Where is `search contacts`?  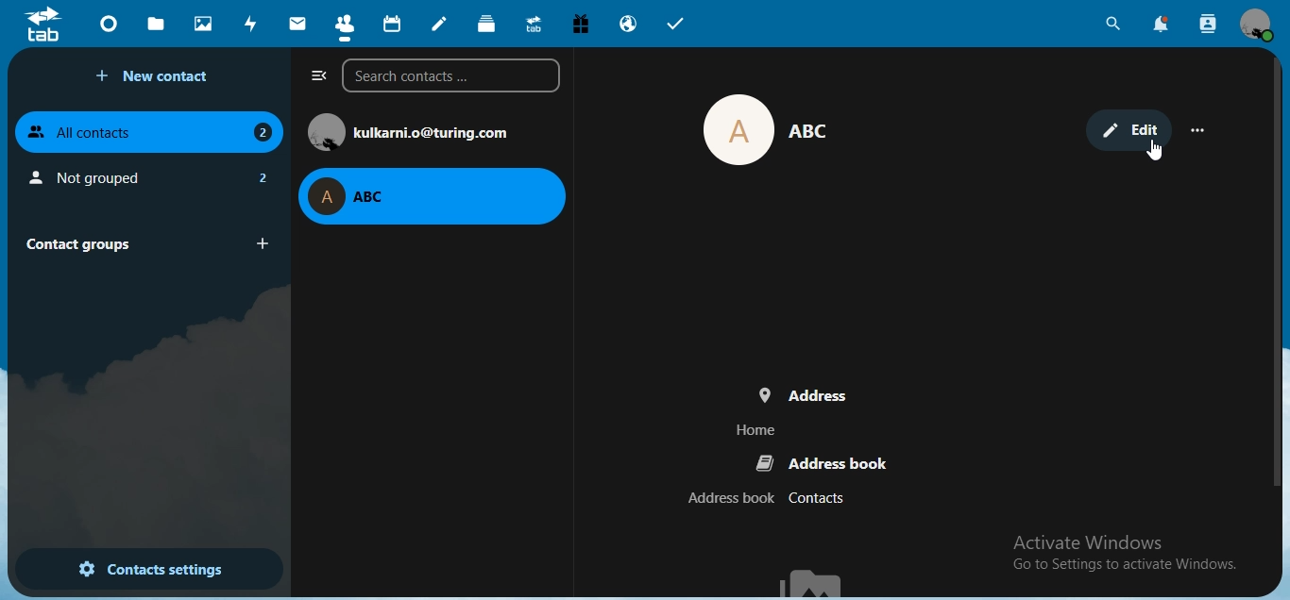
search contacts is located at coordinates (450, 76).